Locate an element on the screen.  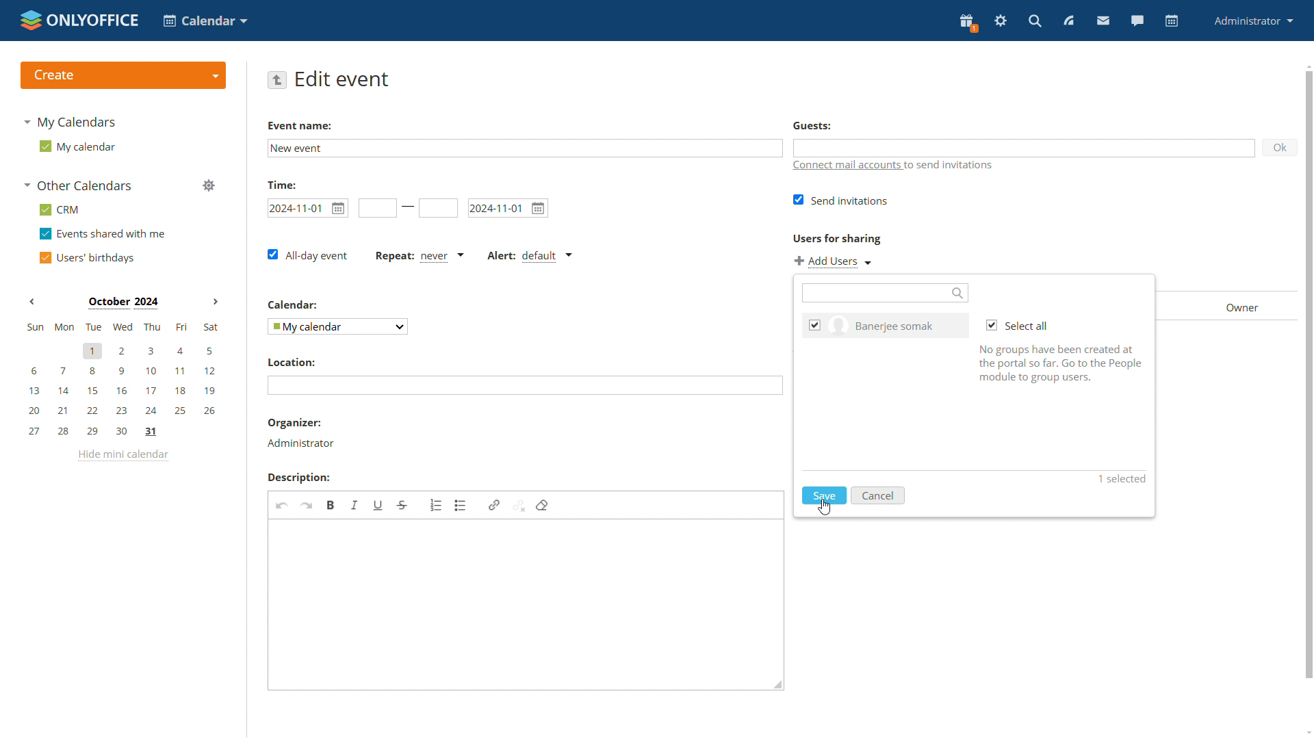
Cursor is located at coordinates (824, 507).